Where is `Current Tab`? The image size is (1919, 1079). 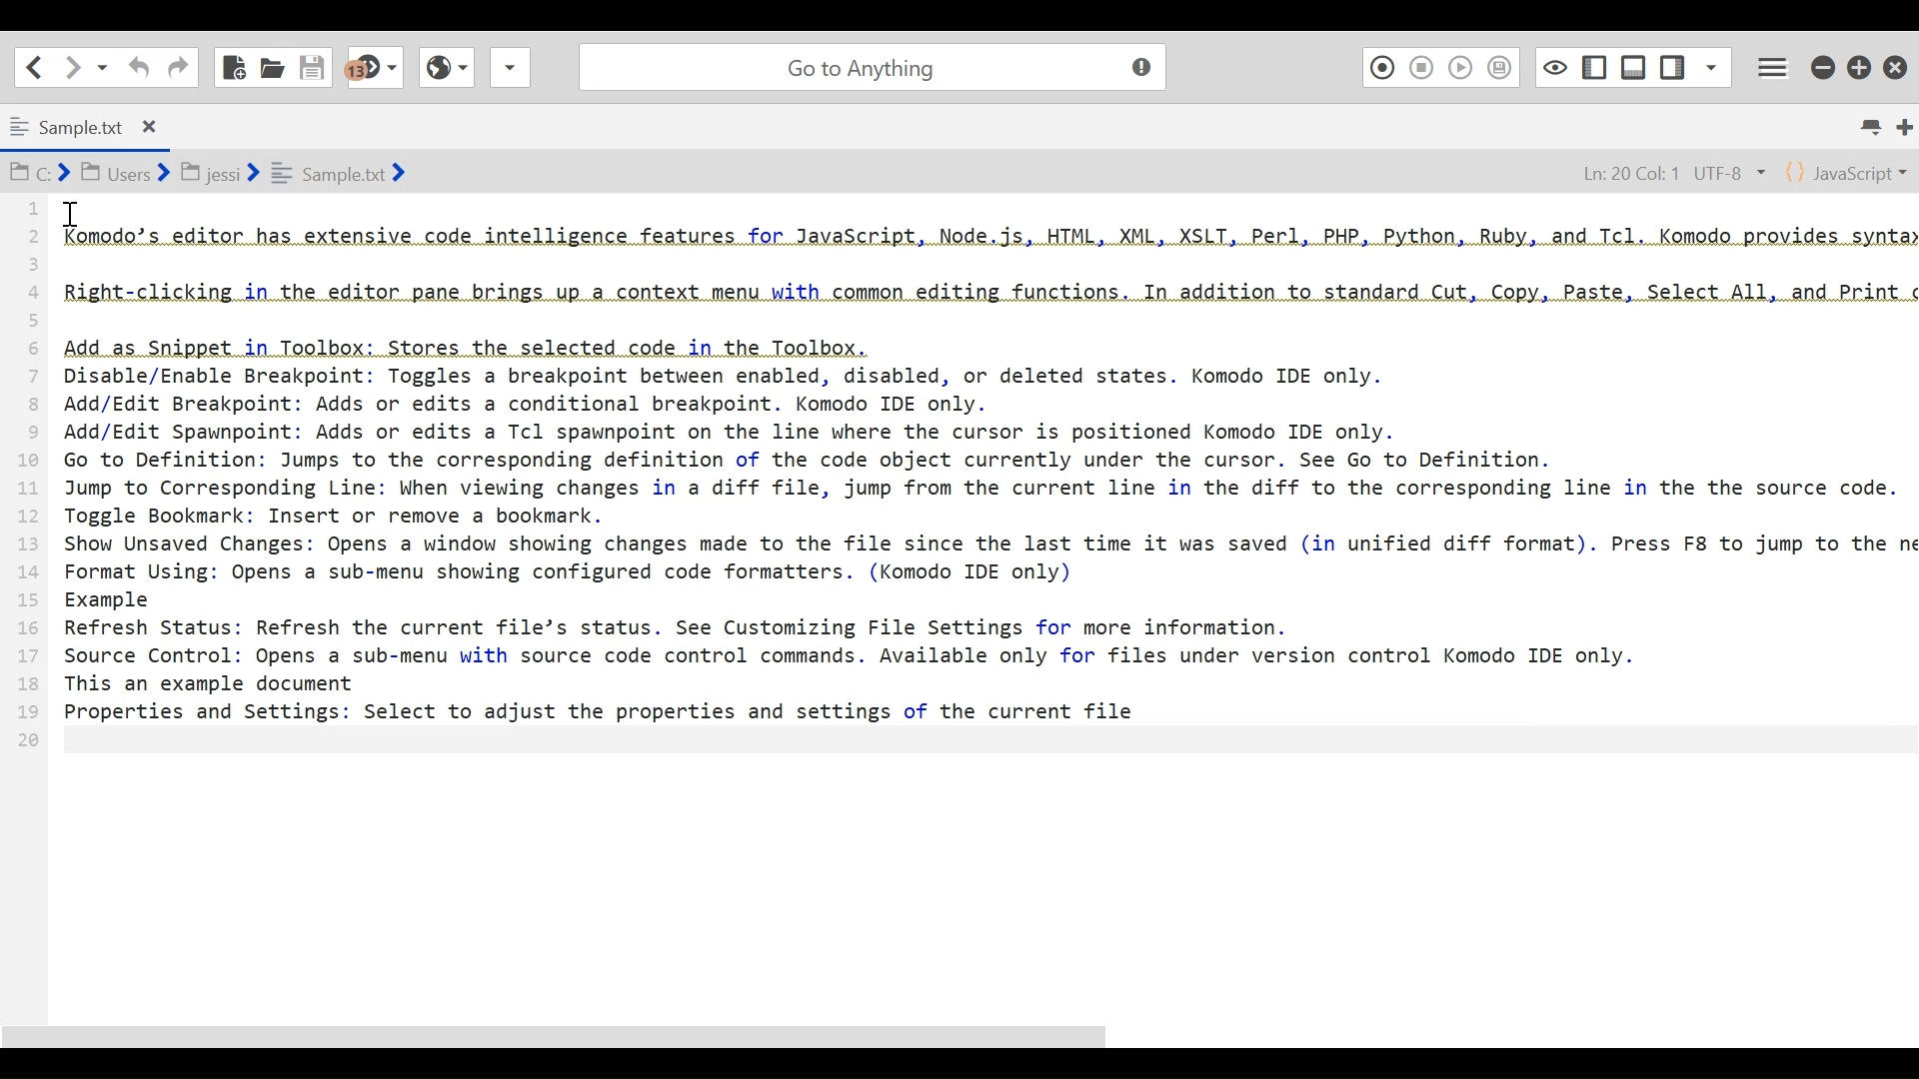 Current Tab is located at coordinates (90, 124).